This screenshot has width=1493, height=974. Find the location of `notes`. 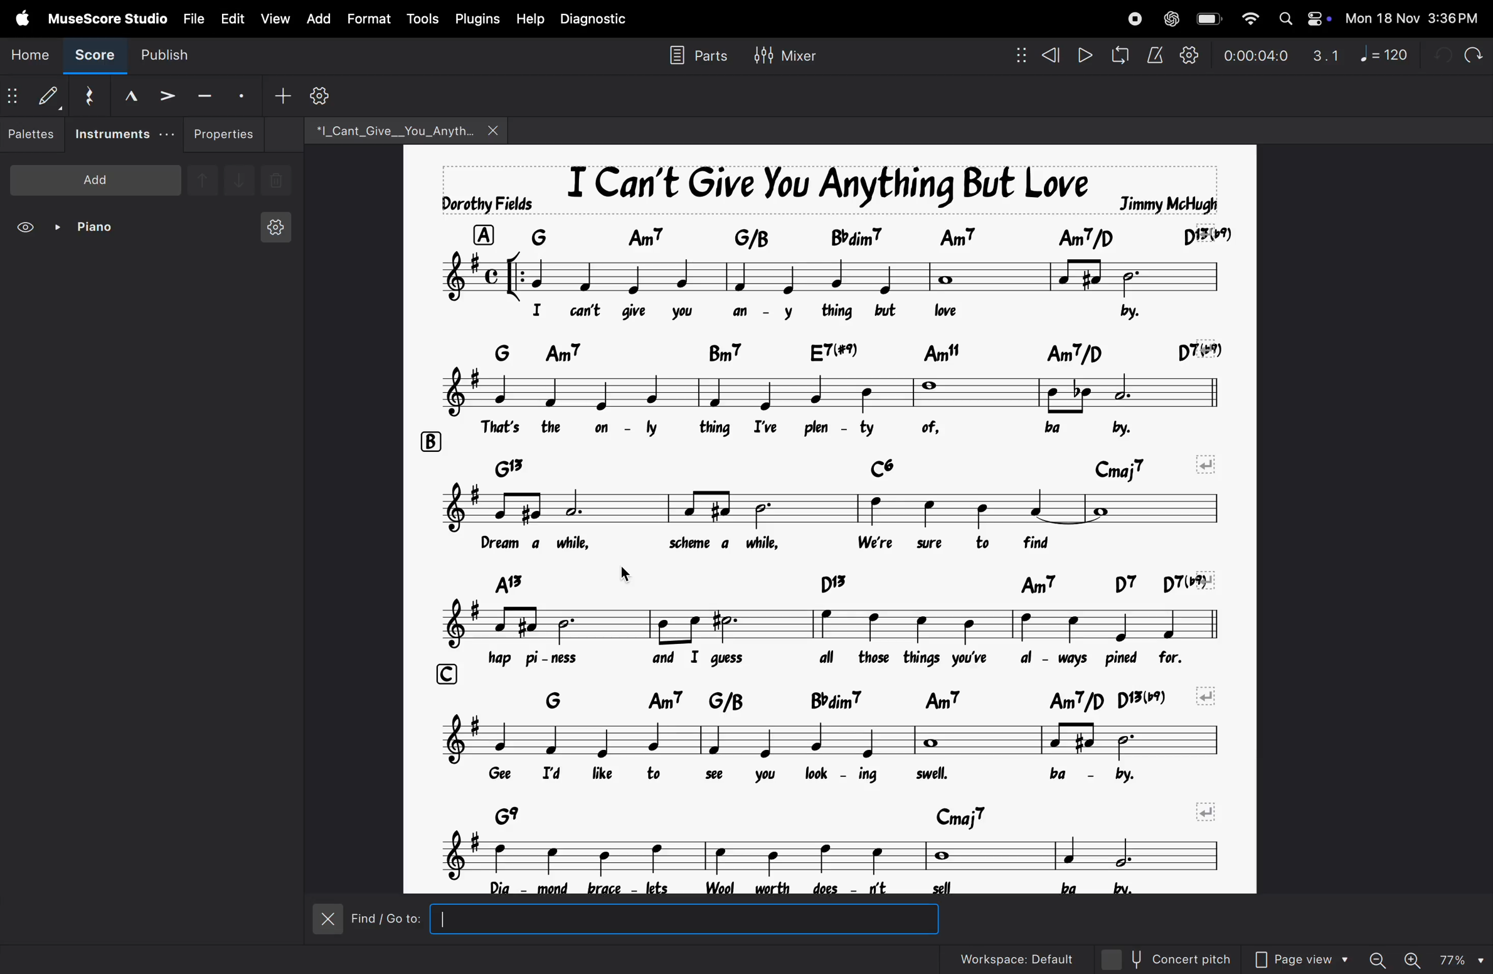

notes is located at coordinates (836, 395).